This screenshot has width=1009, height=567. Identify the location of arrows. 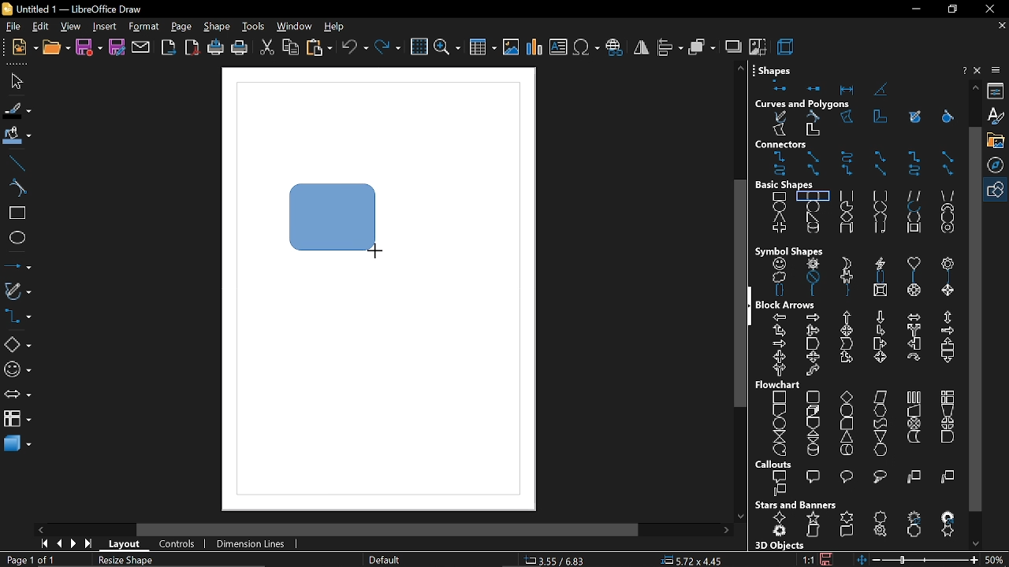
(17, 396).